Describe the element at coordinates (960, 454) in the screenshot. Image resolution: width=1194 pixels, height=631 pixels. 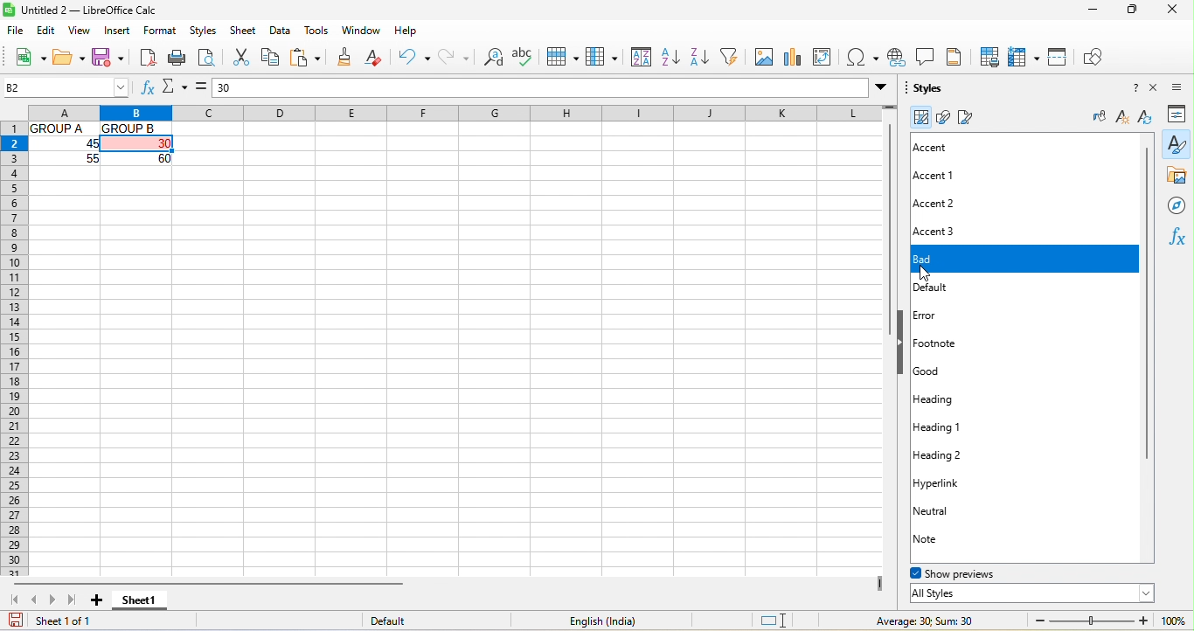
I see `headings2` at that location.